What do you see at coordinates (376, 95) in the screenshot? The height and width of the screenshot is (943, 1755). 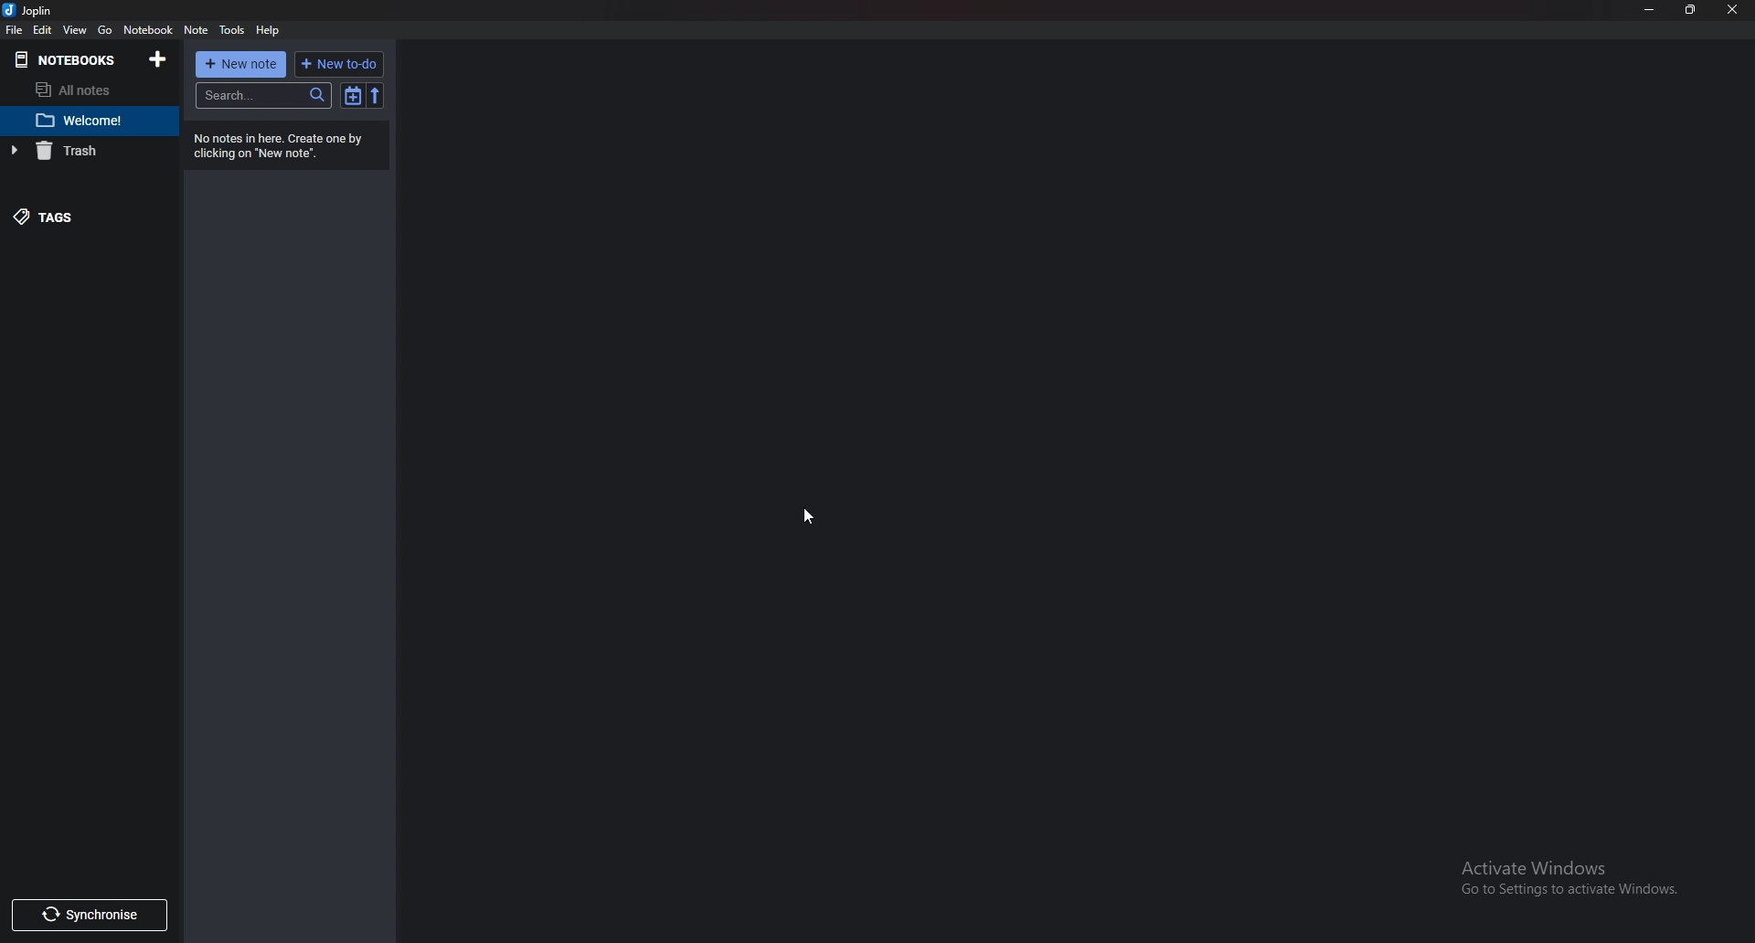 I see `Reverse sort order` at bounding box center [376, 95].